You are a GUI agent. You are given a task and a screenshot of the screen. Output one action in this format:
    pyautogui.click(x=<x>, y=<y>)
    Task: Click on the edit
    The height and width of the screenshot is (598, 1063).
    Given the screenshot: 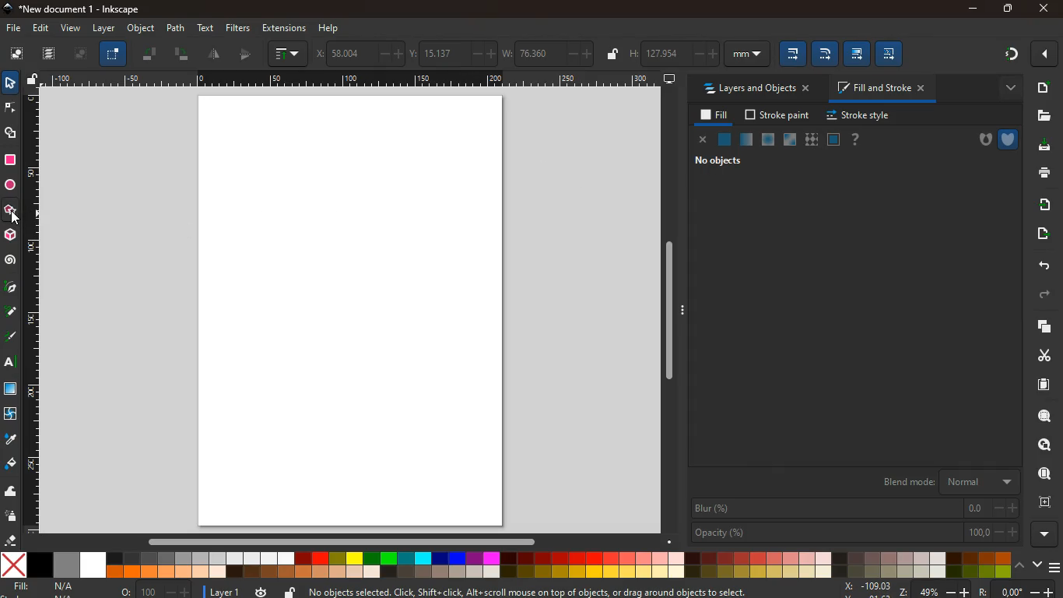 What is the action you would take?
    pyautogui.click(x=857, y=55)
    